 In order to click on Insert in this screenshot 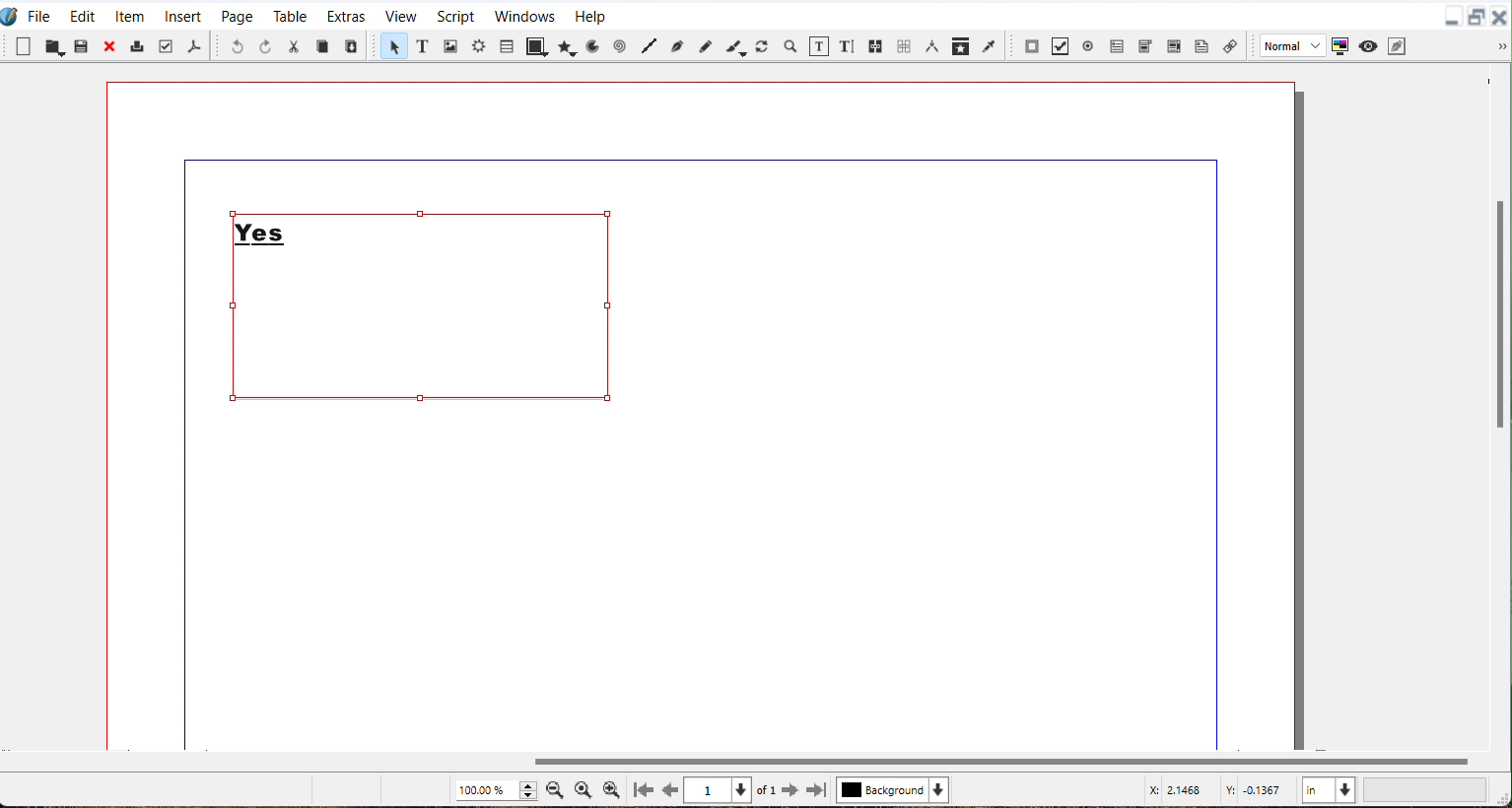, I will do `click(183, 15)`.